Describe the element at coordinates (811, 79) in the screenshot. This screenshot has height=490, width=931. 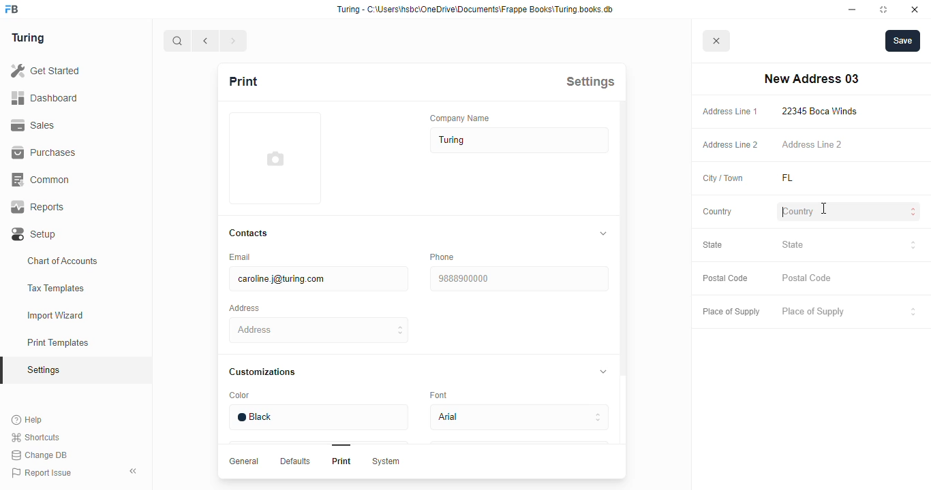
I see `new address 03` at that location.